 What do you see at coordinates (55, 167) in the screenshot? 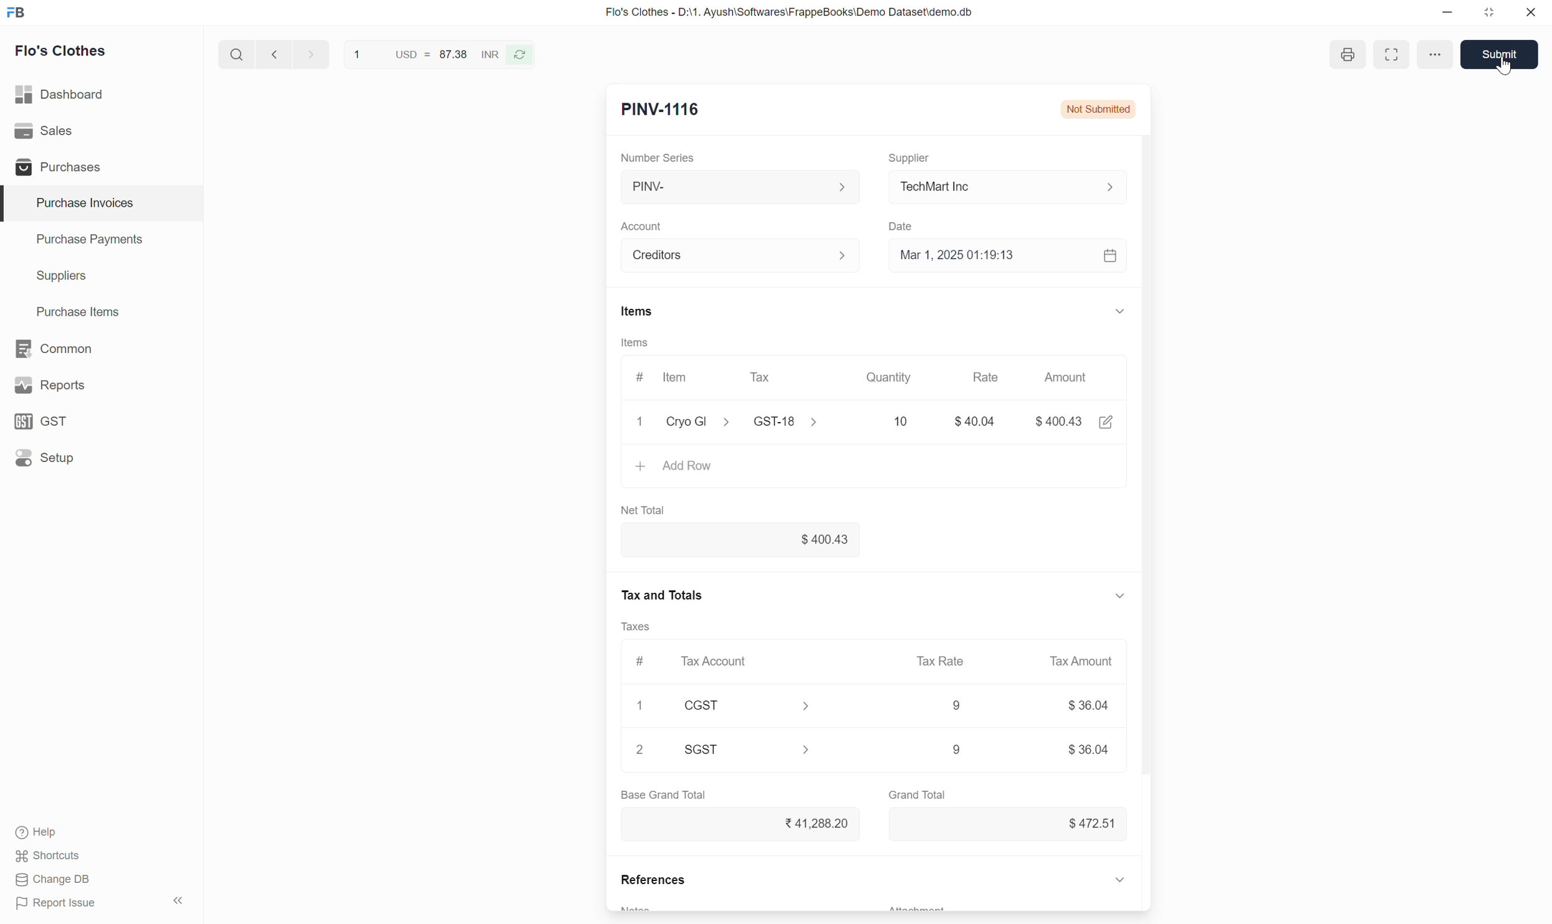
I see `Purchases` at bounding box center [55, 167].